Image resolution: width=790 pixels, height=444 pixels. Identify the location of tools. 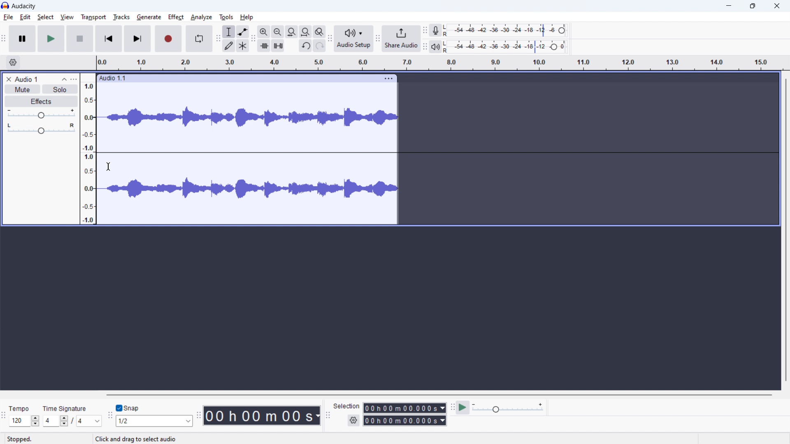
(226, 17).